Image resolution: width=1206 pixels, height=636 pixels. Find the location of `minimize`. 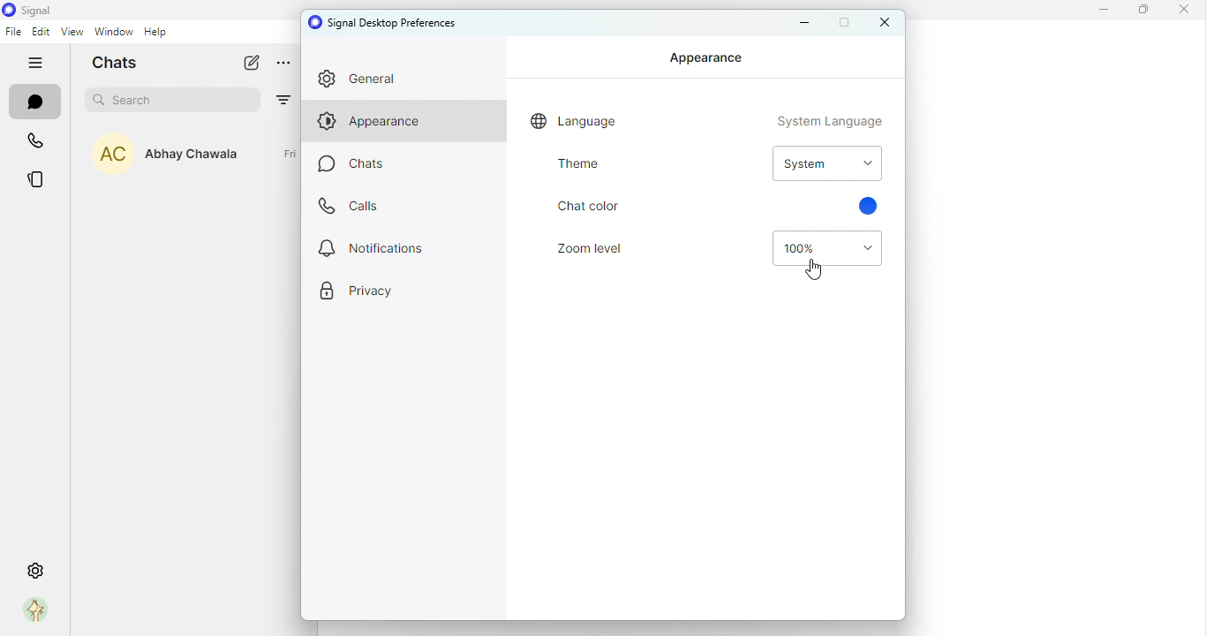

minimize is located at coordinates (1101, 12).